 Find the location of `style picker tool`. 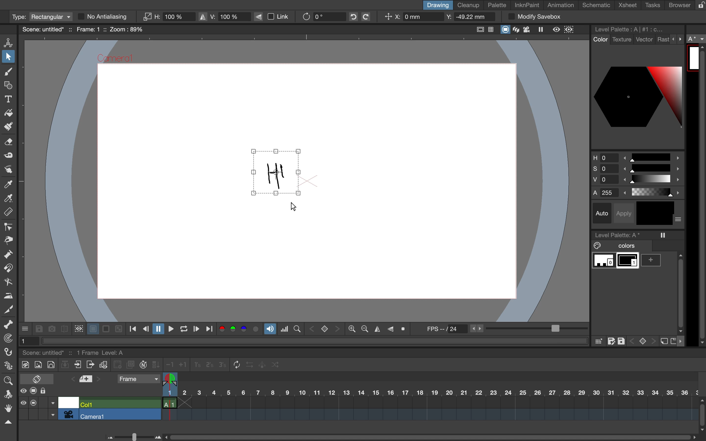

style picker tool is located at coordinates (8, 184).